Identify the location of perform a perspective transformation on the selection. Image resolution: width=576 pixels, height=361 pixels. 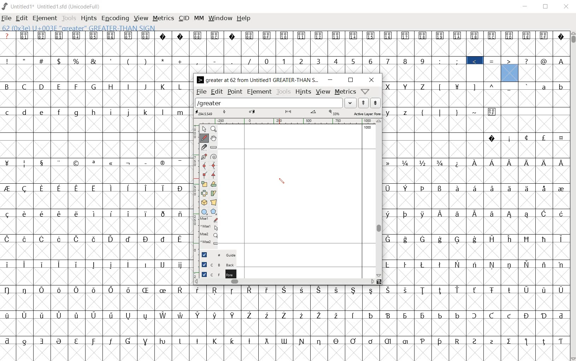
(214, 202).